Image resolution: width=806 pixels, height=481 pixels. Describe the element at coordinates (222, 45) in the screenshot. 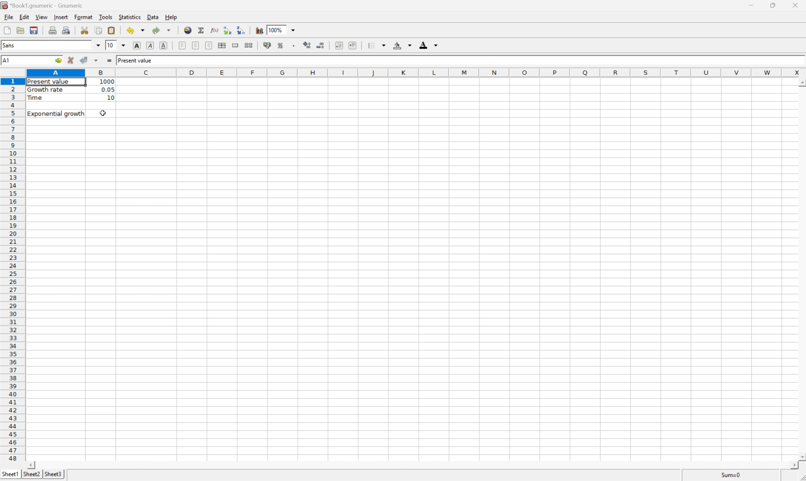

I see `Center horizontally across selection` at that location.